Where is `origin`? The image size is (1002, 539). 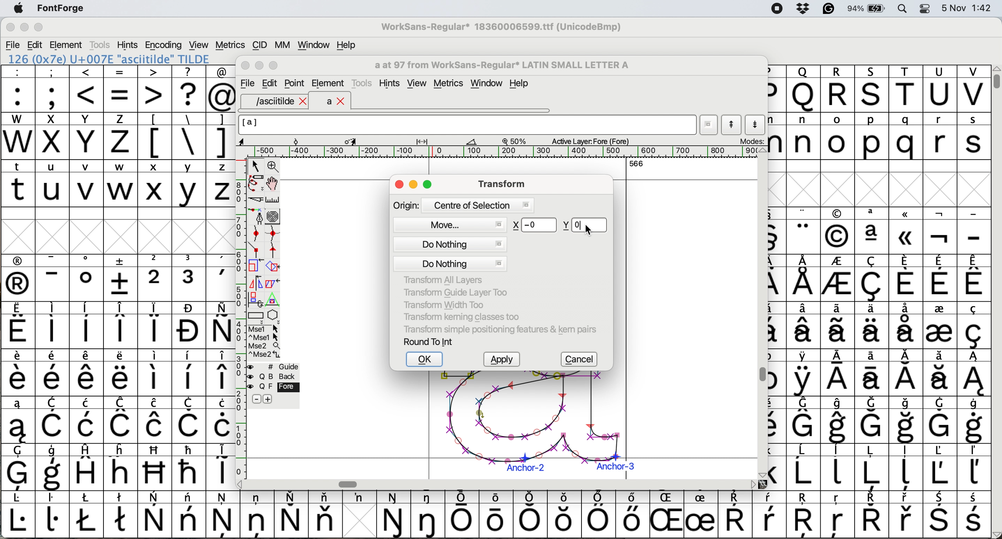 origin is located at coordinates (463, 205).